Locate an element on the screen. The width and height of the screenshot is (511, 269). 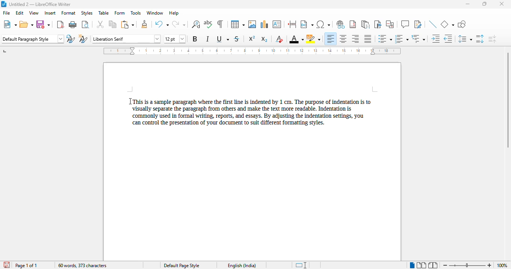
set line spacing is located at coordinates (464, 38).